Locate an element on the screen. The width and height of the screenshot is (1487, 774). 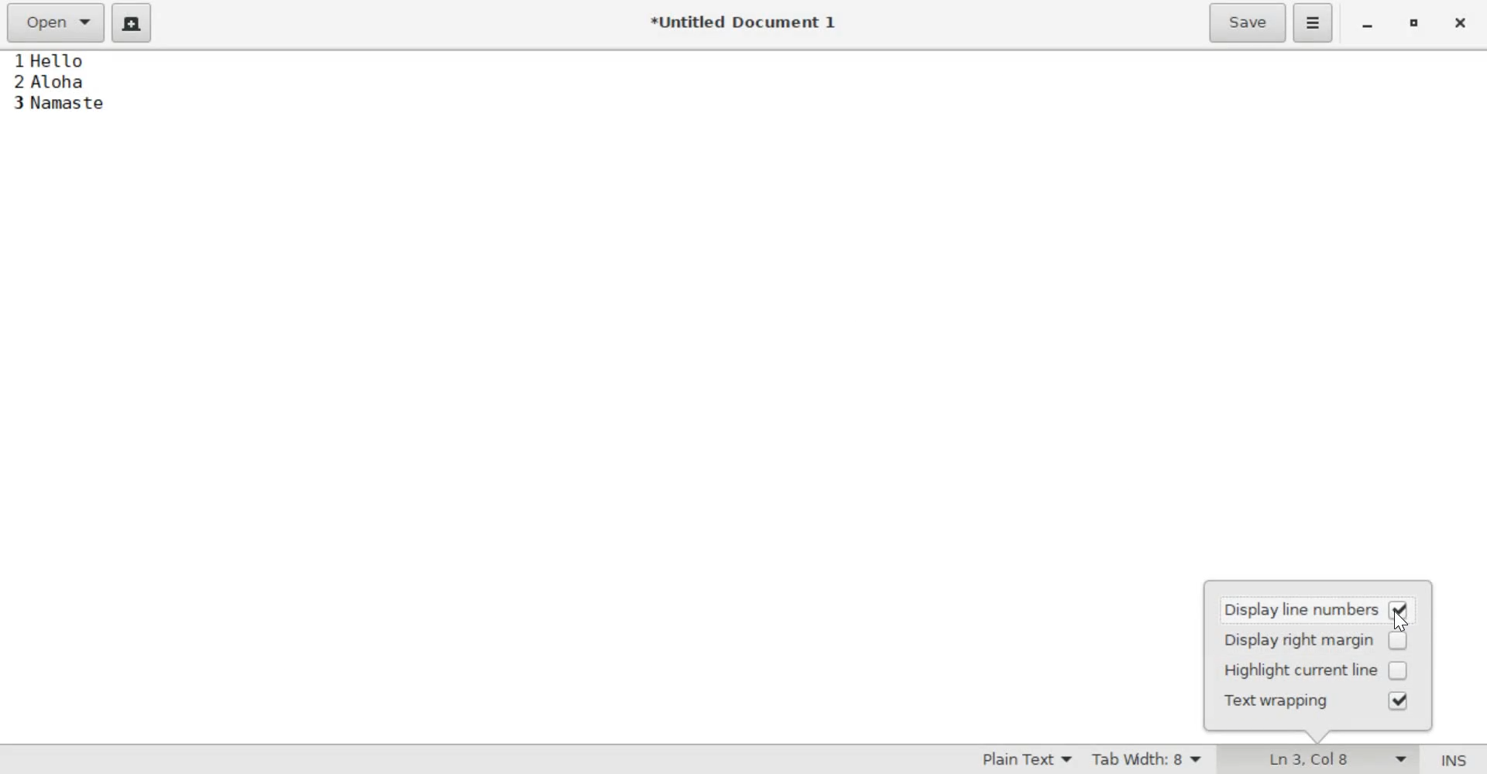
minimize is located at coordinates (1368, 24).